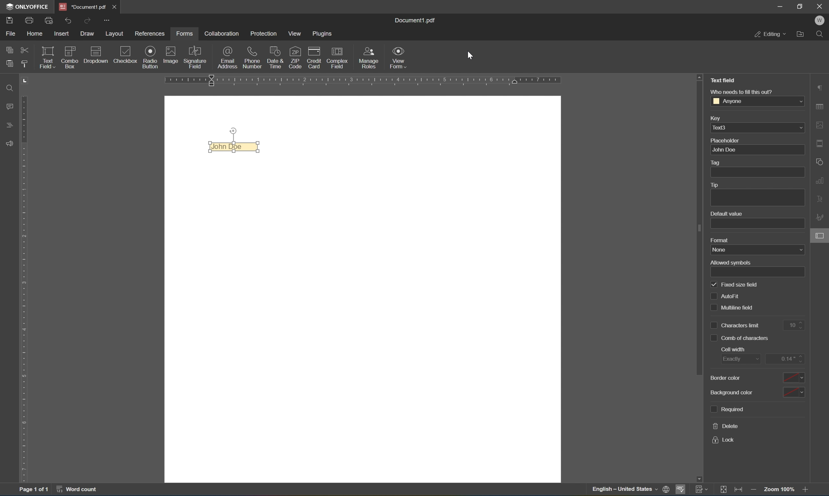 The image size is (829, 496). Describe the element at coordinates (99, 51) in the screenshot. I see `icon` at that location.